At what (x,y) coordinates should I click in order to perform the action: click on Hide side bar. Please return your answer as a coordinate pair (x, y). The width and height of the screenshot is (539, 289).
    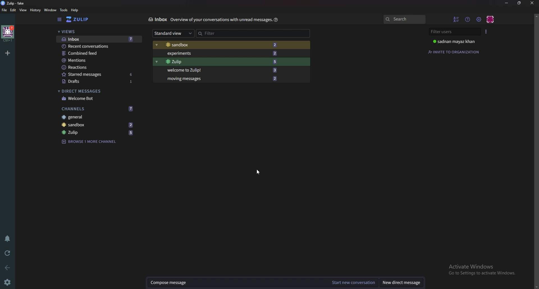
    Looking at the image, I should click on (61, 19).